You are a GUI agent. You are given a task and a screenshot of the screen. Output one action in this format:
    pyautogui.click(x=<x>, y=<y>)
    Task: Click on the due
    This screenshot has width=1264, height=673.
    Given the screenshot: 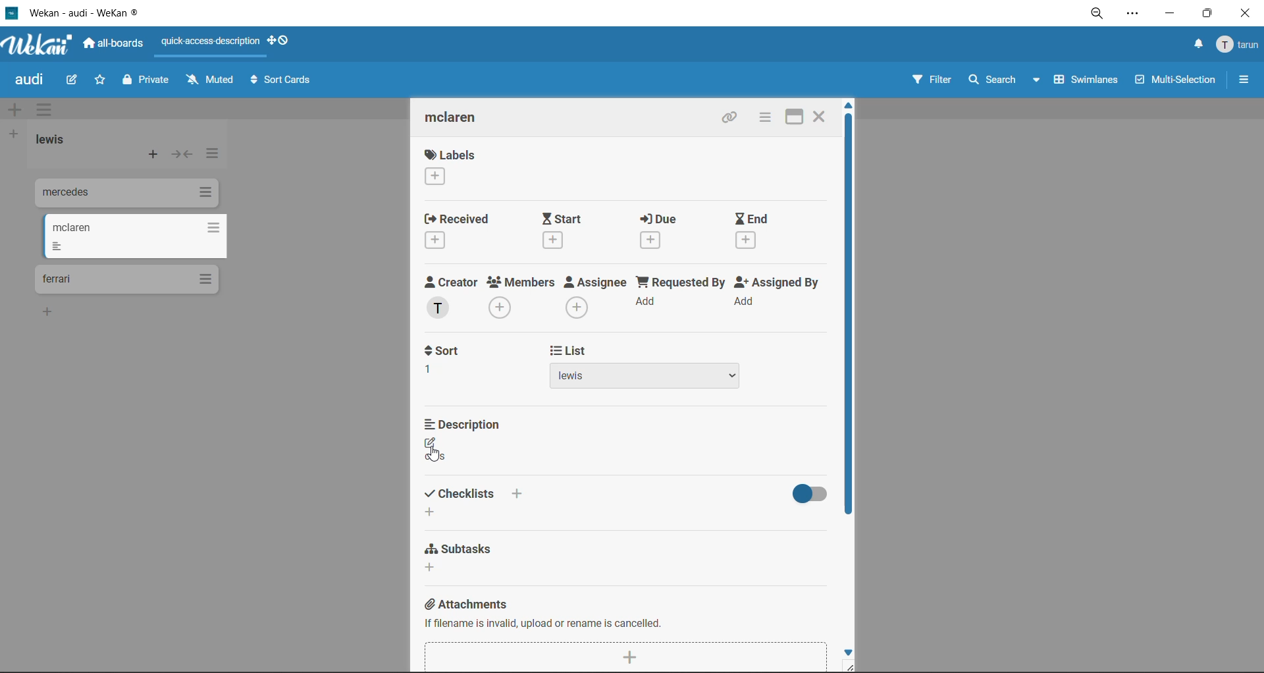 What is the action you would take?
    pyautogui.click(x=671, y=230)
    